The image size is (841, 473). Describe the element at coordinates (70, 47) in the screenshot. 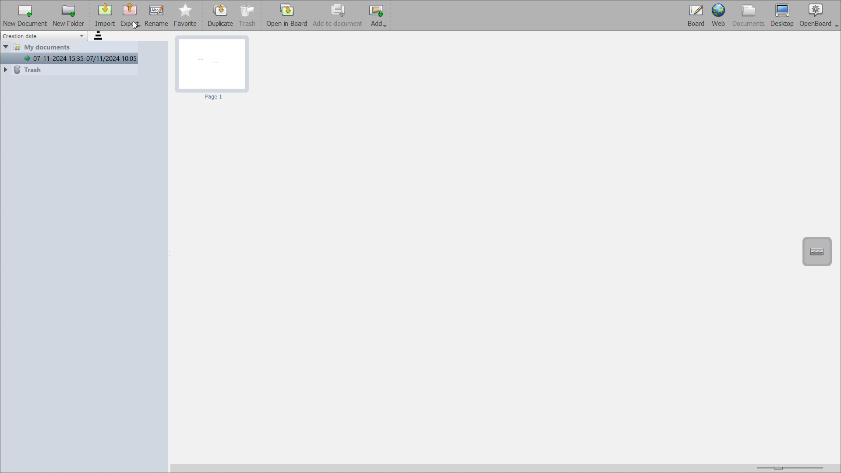

I see `my documents` at that location.